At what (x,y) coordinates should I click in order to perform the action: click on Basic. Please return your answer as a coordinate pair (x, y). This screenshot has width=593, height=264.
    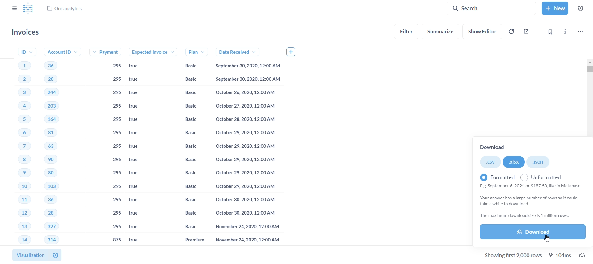
    Looking at the image, I should click on (188, 159).